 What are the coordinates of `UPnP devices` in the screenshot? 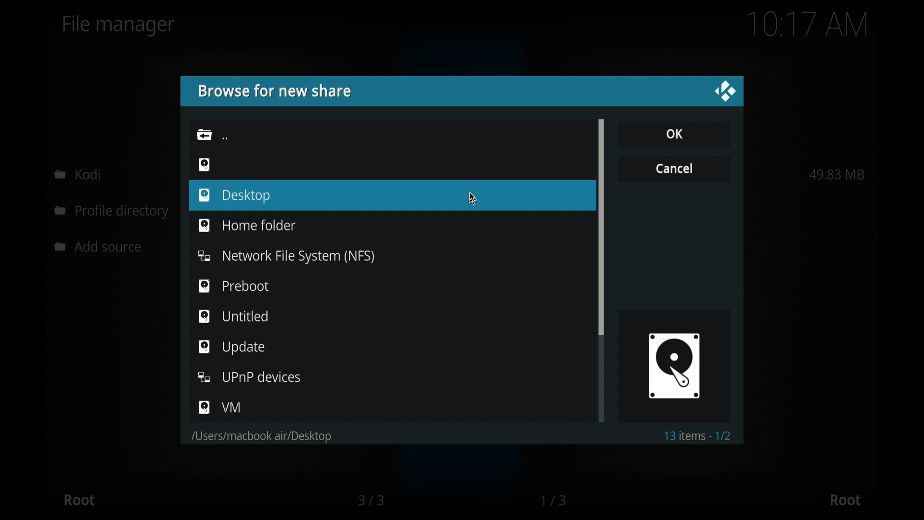 It's located at (250, 377).